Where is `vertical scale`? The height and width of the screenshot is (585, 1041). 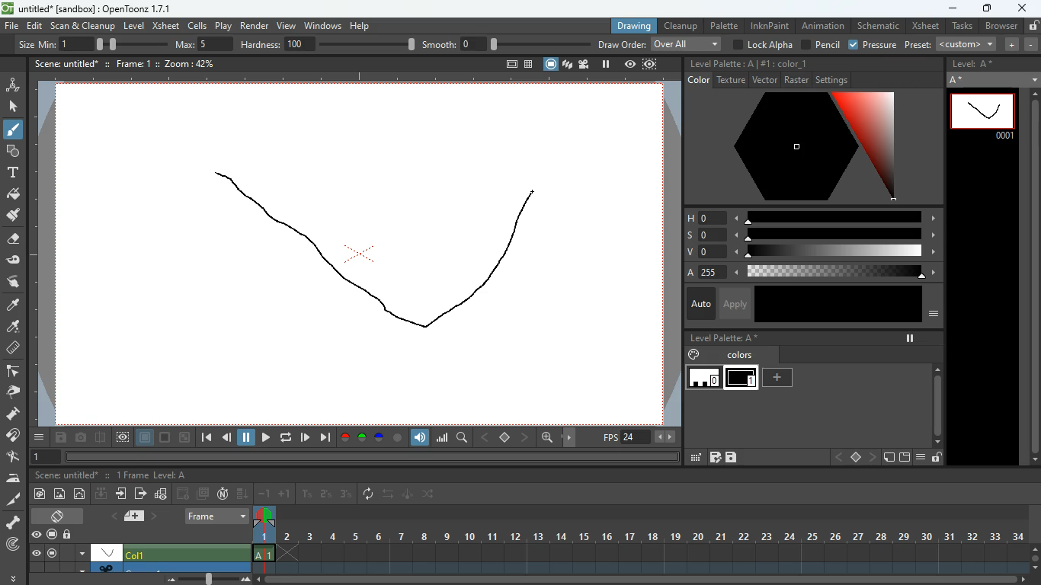
vertical scale is located at coordinates (43, 257).